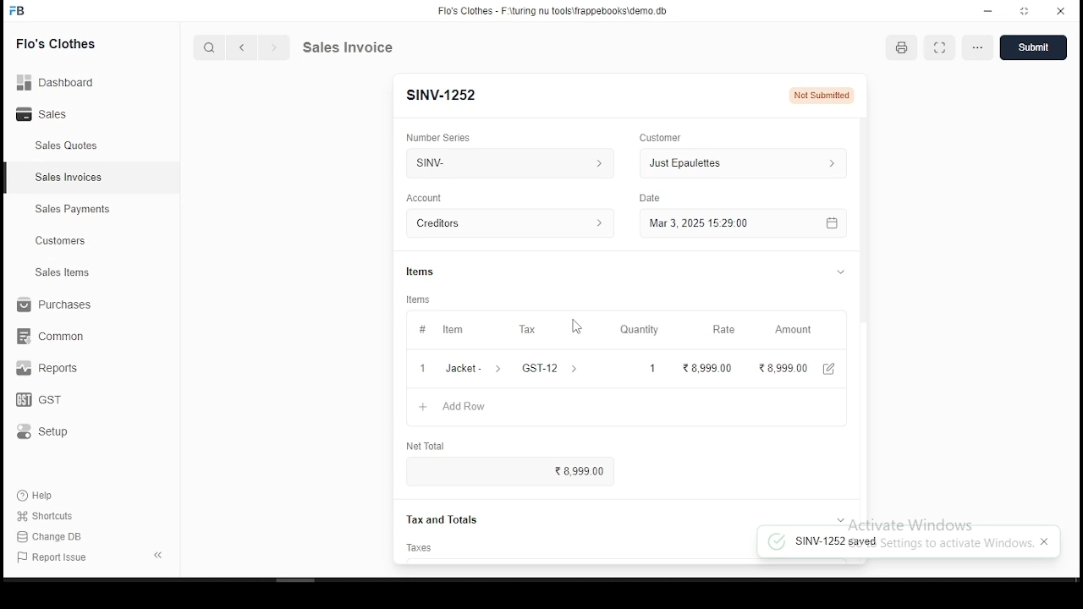  What do you see at coordinates (66, 273) in the screenshot?
I see `ales items` at bounding box center [66, 273].